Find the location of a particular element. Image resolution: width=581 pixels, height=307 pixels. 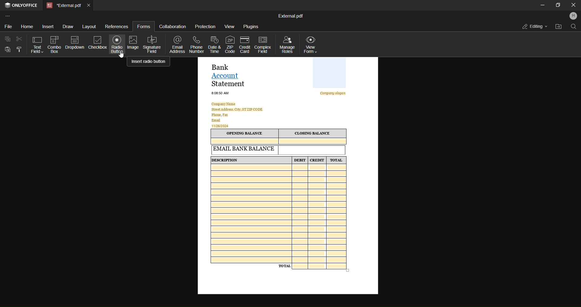

radio button is located at coordinates (117, 45).